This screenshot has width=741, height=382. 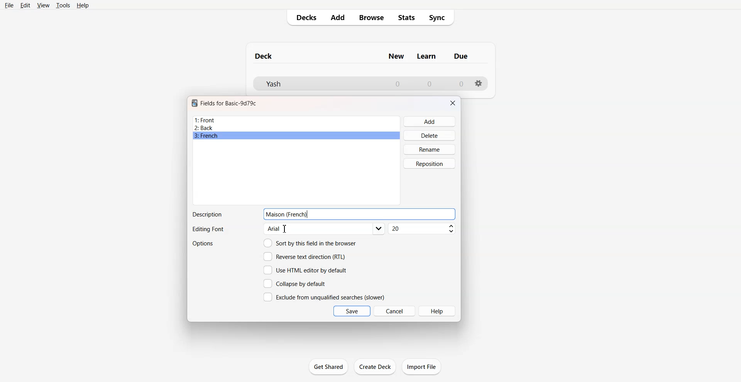 What do you see at coordinates (287, 214) in the screenshot?
I see `Text` at bounding box center [287, 214].